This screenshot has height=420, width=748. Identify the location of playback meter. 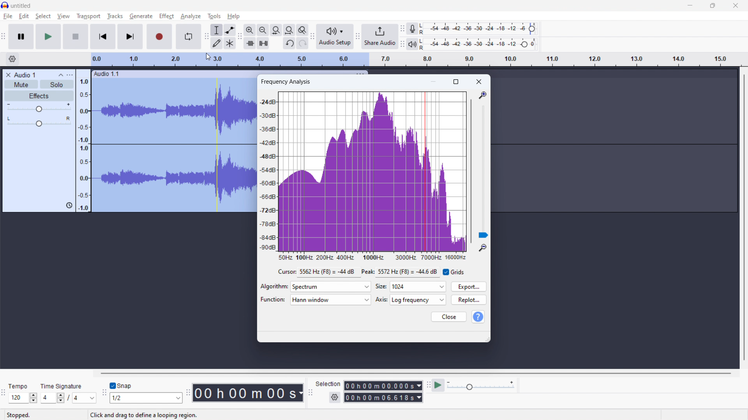
(411, 44).